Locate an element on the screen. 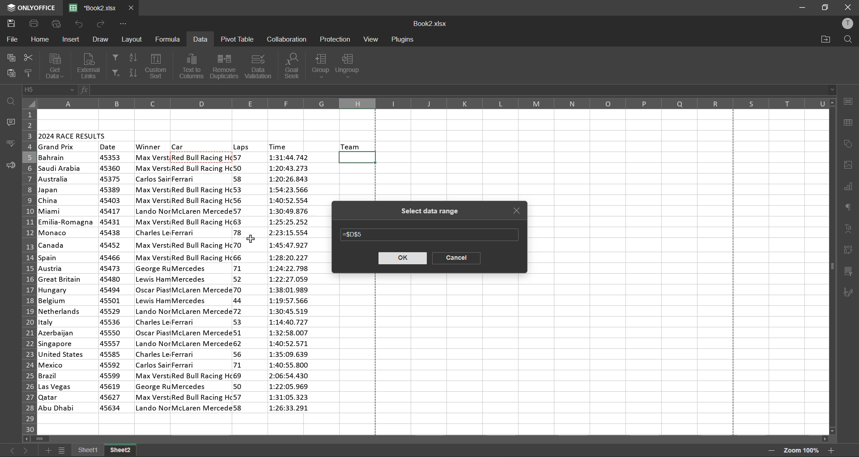  scrollbar is located at coordinates (427, 440).